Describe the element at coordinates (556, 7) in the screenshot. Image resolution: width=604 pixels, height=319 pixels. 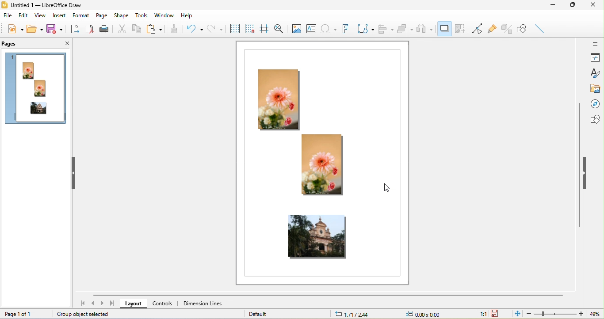
I see `minimize` at that location.